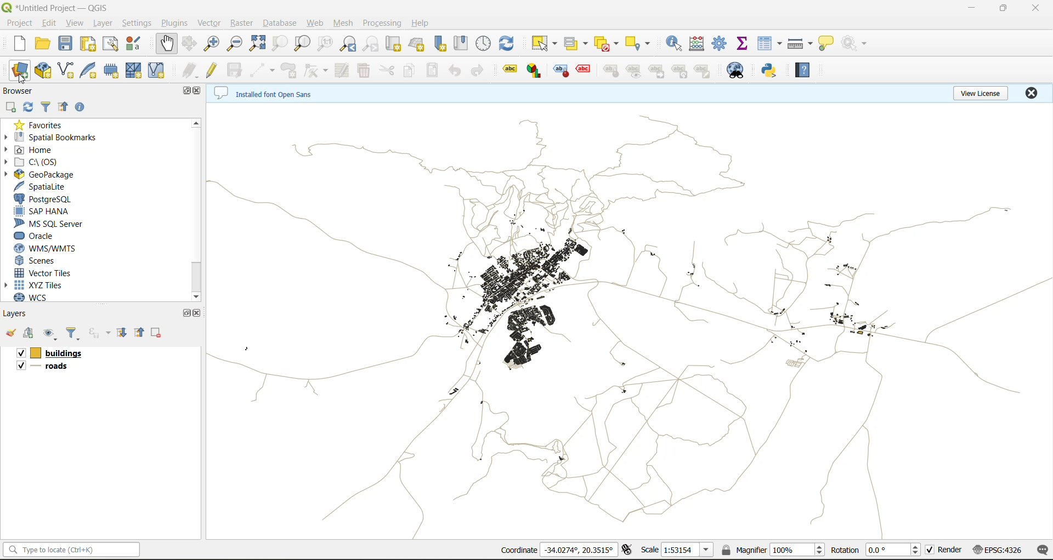 The width and height of the screenshot is (1053, 560). Describe the element at coordinates (770, 44) in the screenshot. I see `attributes table` at that location.